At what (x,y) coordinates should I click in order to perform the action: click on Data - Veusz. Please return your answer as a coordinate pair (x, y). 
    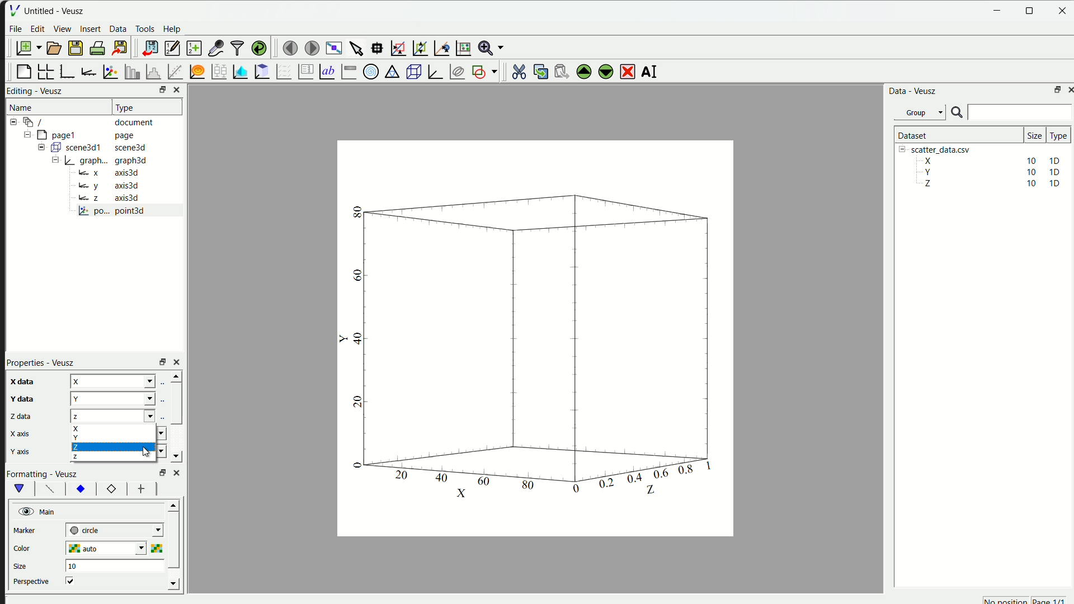
    Looking at the image, I should click on (911, 91).